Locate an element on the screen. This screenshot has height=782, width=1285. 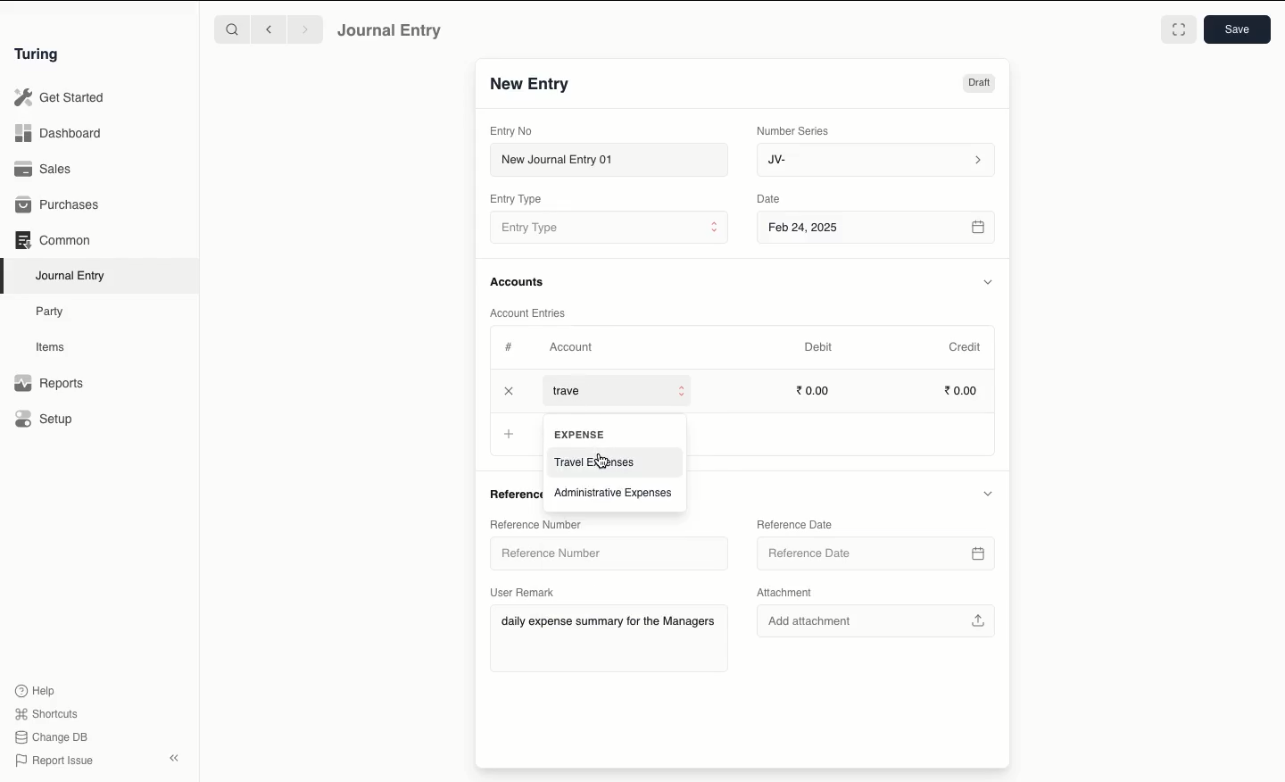
Get Started is located at coordinates (61, 98).